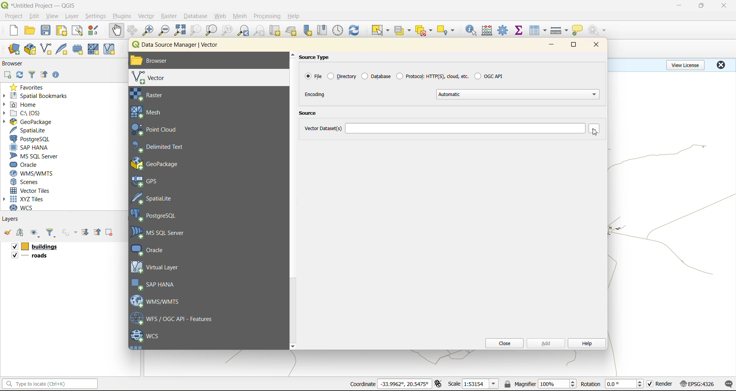 The height and width of the screenshot is (391, 736). I want to click on vector tiles, so click(32, 190).